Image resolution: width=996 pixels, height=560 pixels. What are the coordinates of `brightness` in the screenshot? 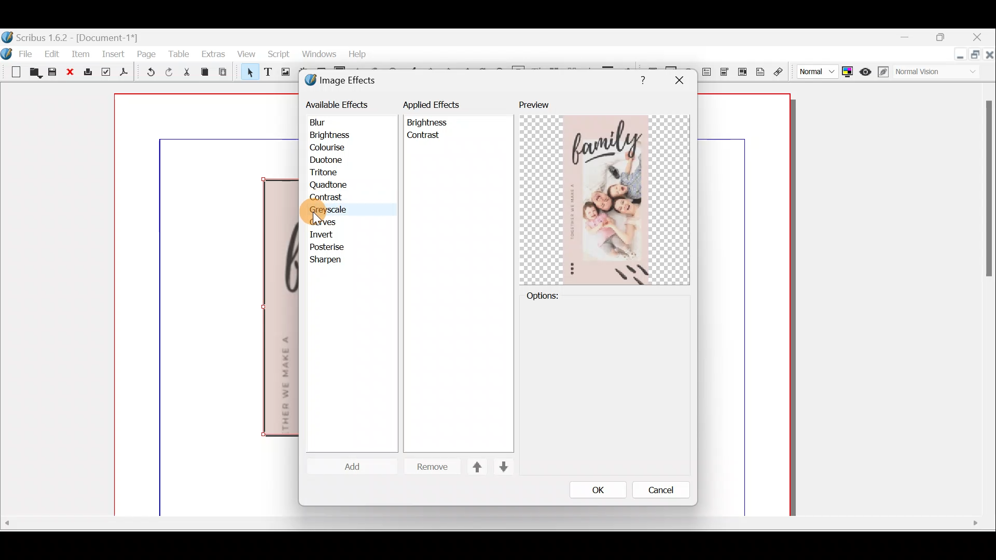 It's located at (334, 135).